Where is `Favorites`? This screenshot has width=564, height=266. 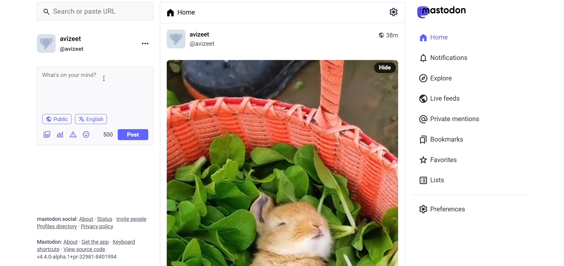 Favorites is located at coordinates (439, 159).